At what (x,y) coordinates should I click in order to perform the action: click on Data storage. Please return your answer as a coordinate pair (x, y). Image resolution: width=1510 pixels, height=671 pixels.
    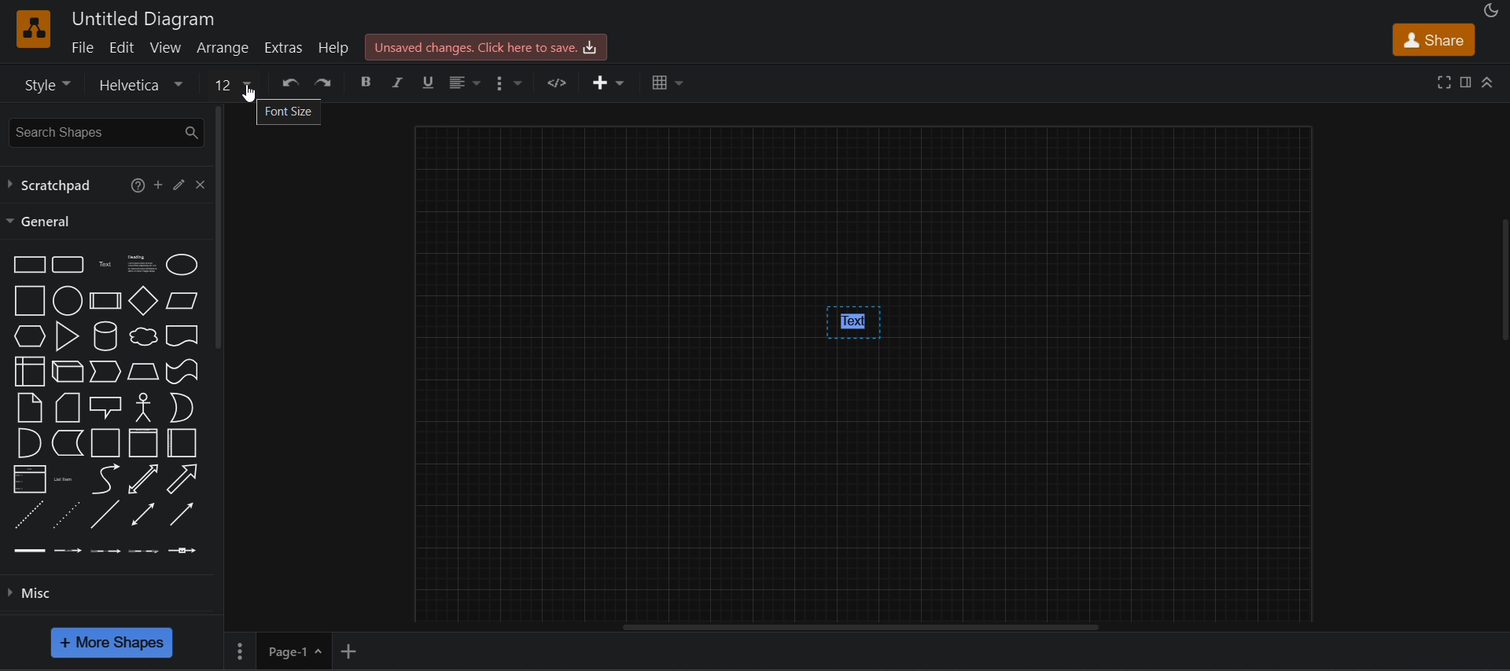
    Looking at the image, I should click on (68, 442).